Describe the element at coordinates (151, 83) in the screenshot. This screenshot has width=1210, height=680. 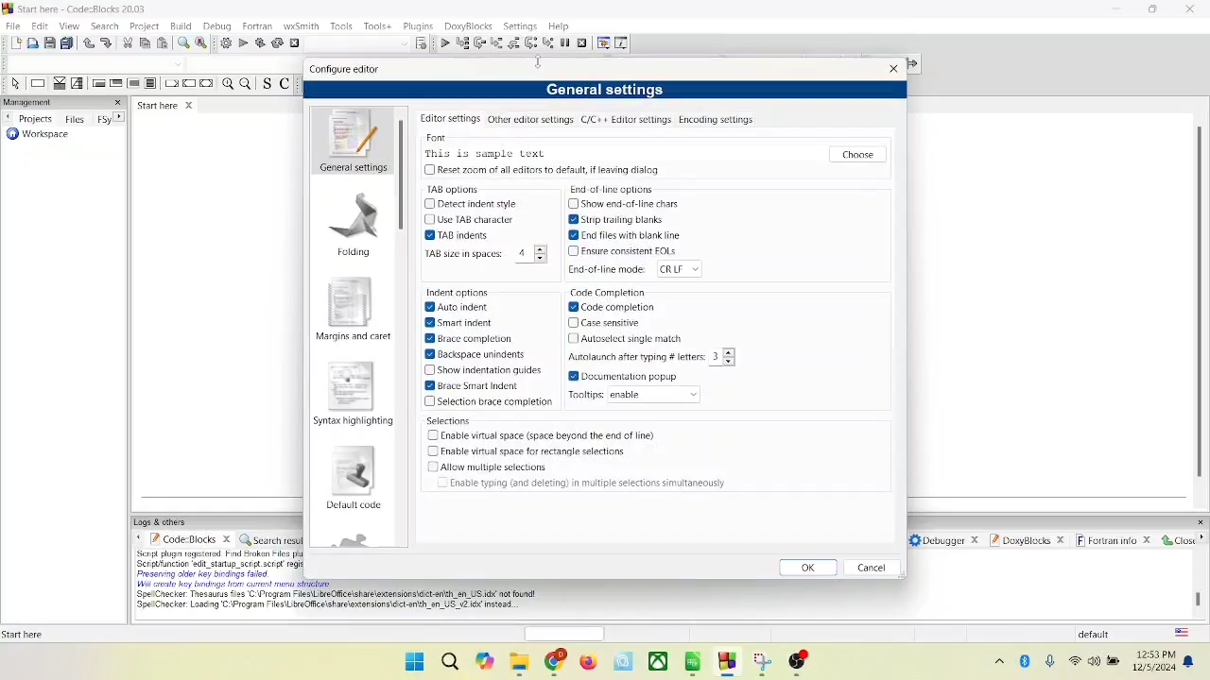
I see `block instruction` at that location.